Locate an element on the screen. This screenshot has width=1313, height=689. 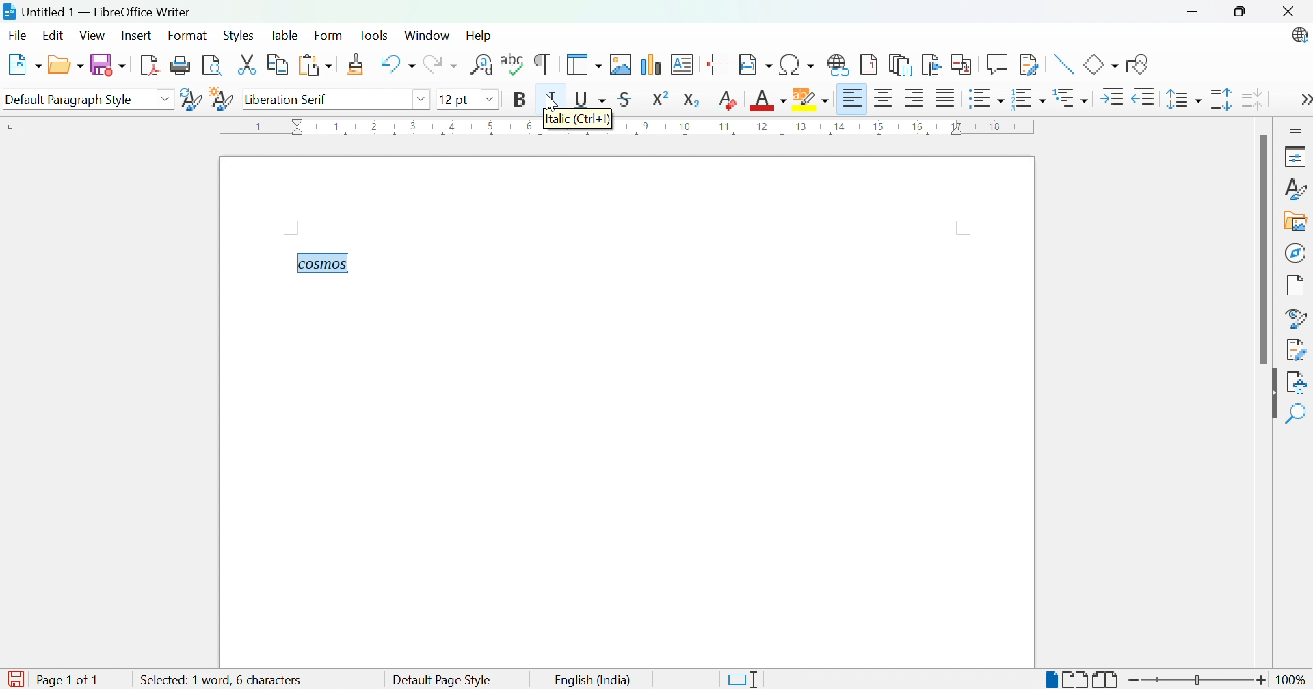
More is located at coordinates (1305, 101).